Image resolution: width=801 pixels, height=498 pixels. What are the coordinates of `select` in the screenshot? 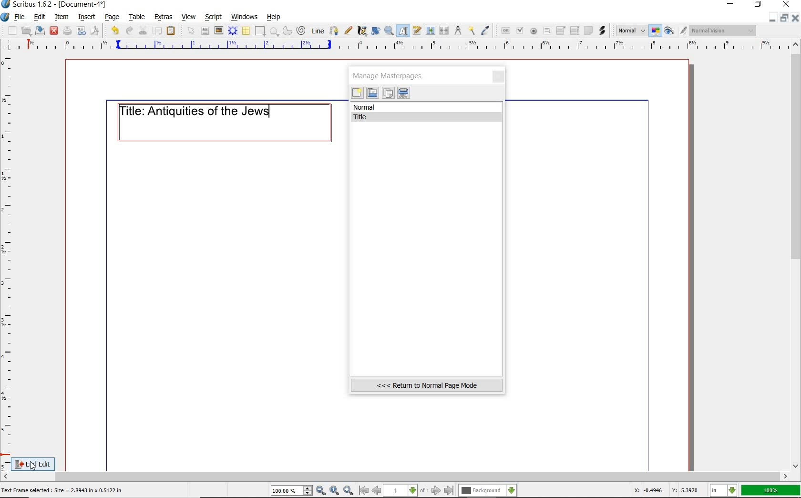 It's located at (189, 31).